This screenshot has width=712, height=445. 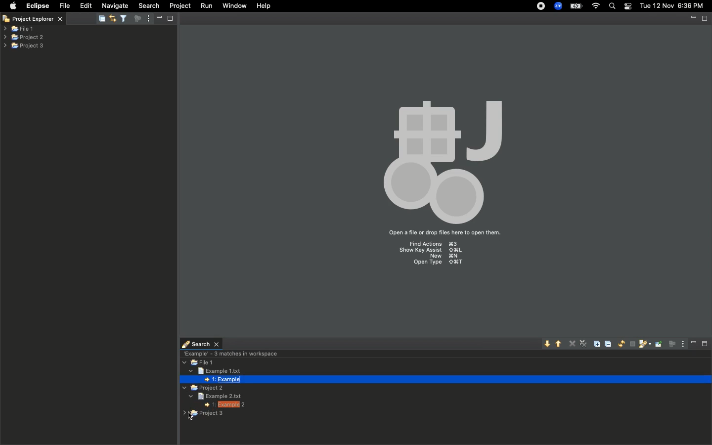 I want to click on Collapse all, so click(x=102, y=19).